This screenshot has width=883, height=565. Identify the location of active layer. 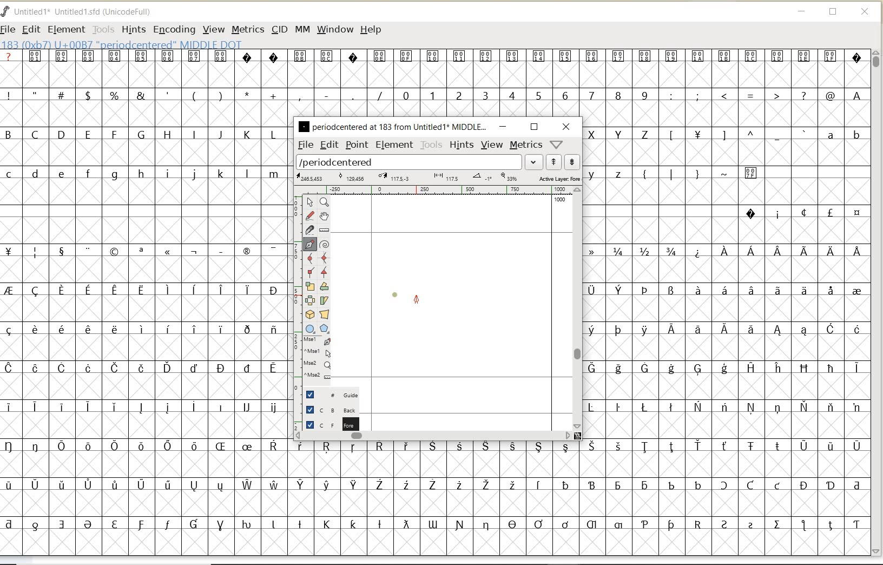
(437, 178).